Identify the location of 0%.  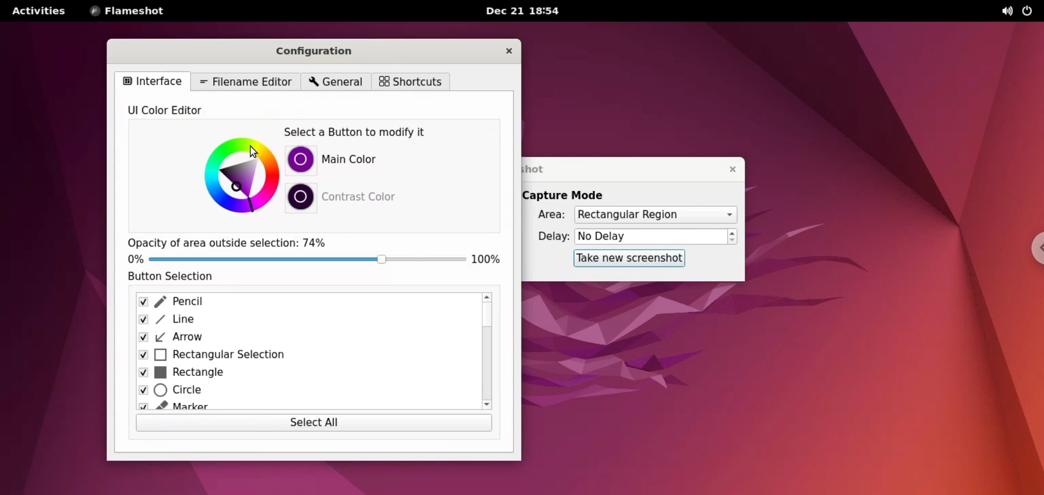
(136, 260).